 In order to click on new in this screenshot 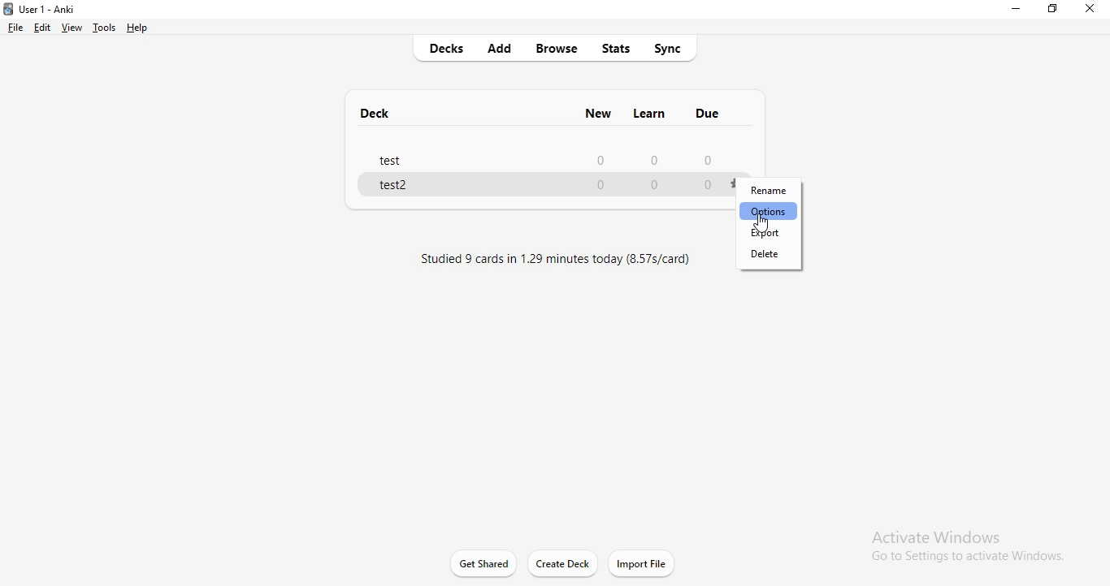, I will do `click(597, 114)`.